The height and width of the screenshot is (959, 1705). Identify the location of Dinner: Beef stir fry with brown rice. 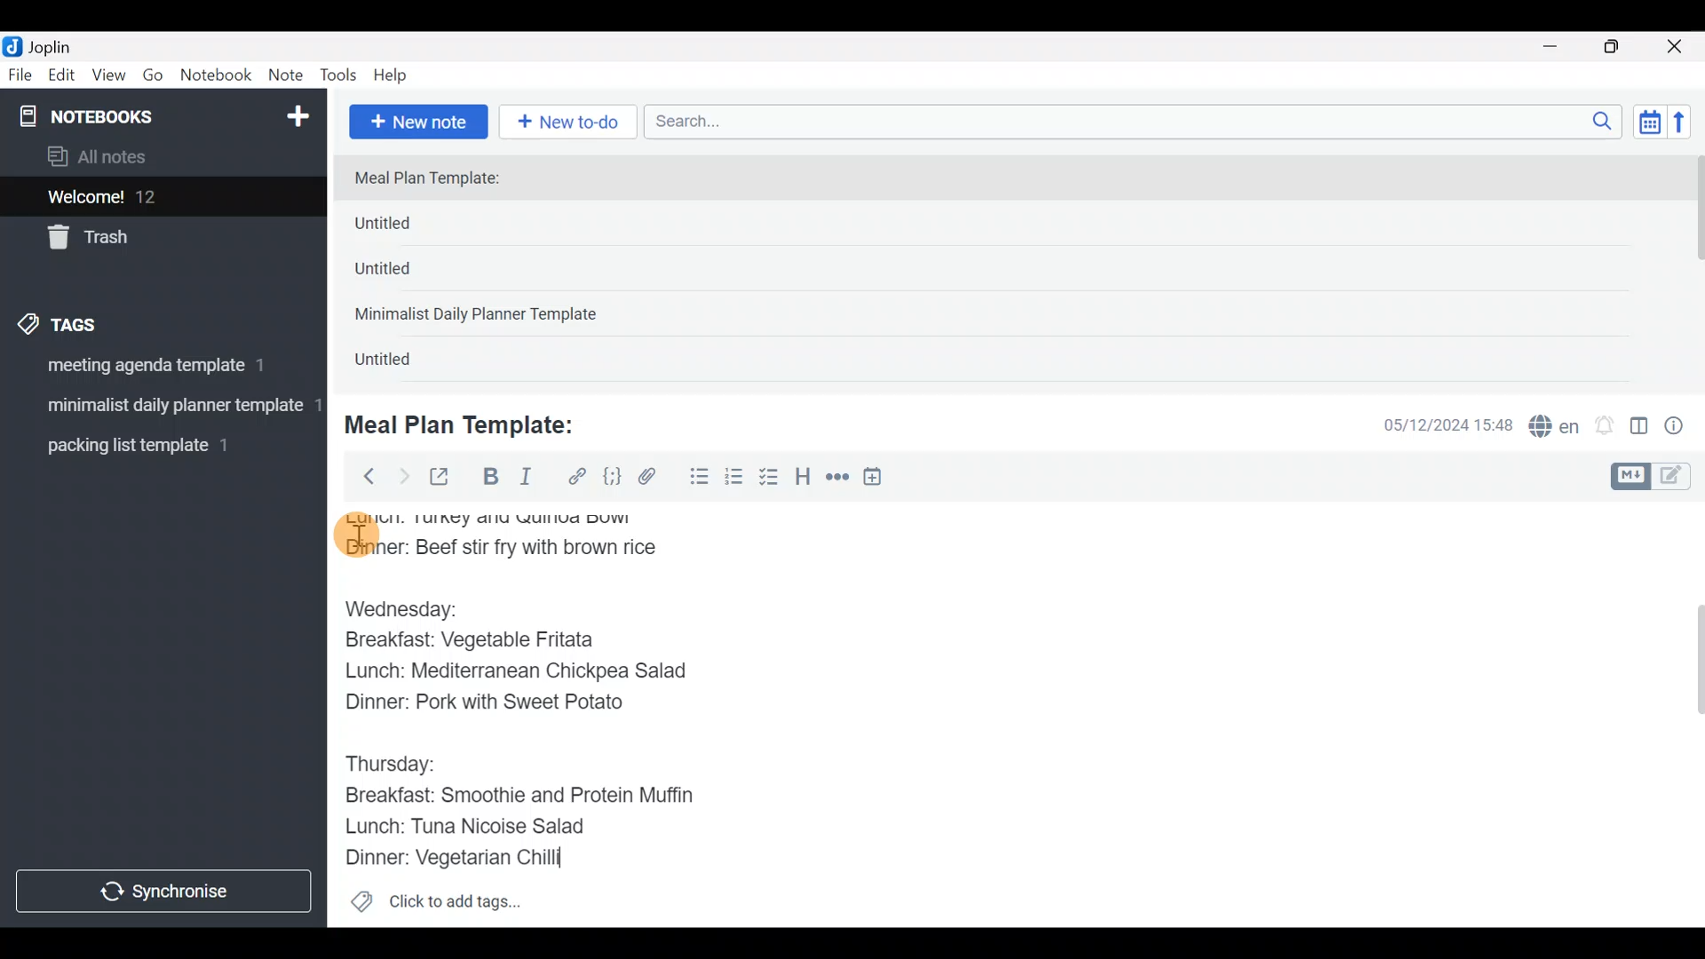
(502, 546).